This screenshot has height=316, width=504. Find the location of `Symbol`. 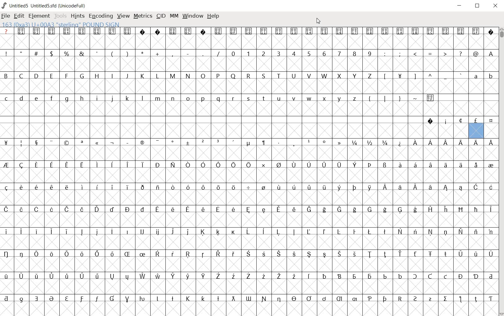

Symbol is located at coordinates (339, 210).